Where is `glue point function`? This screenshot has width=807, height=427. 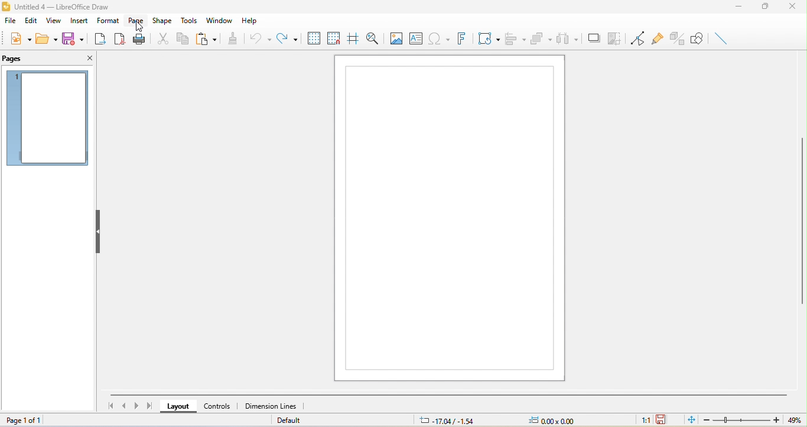 glue point function is located at coordinates (658, 37).